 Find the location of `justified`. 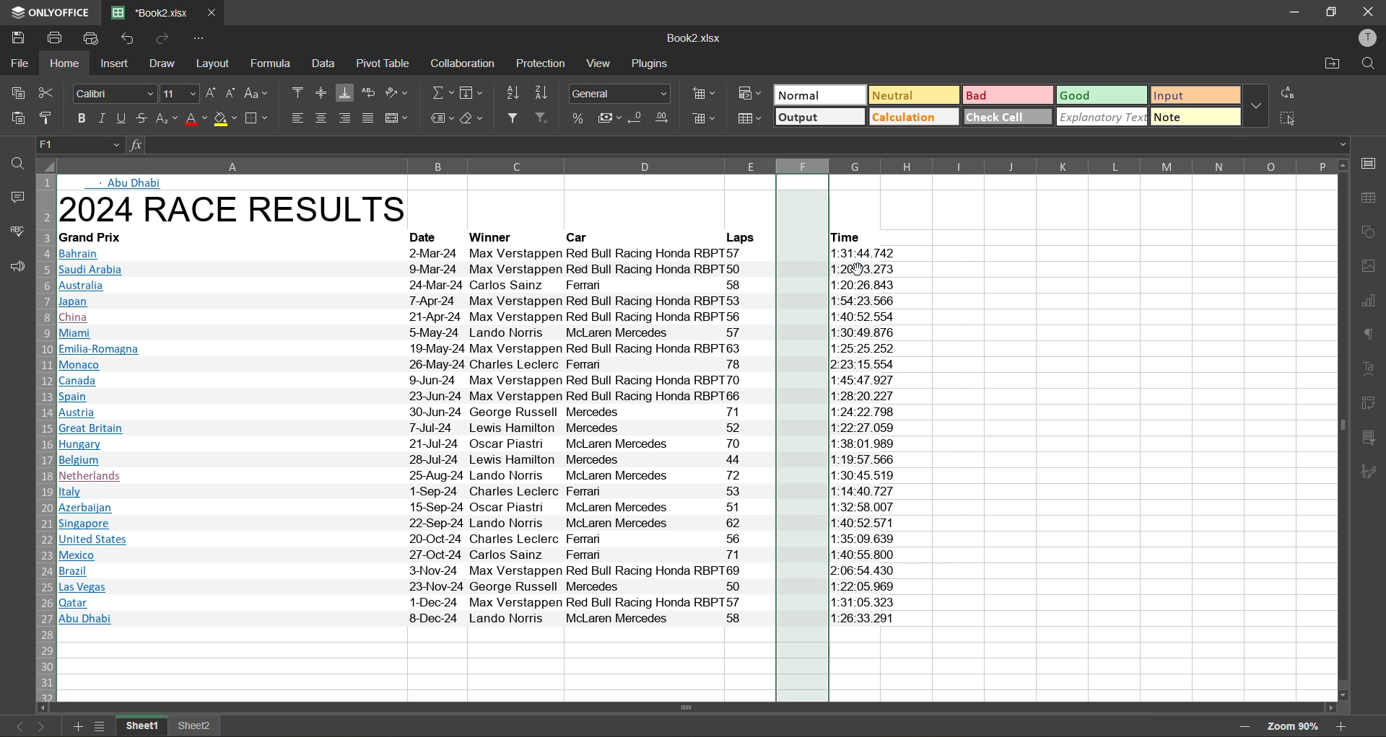

justified is located at coordinates (370, 118).